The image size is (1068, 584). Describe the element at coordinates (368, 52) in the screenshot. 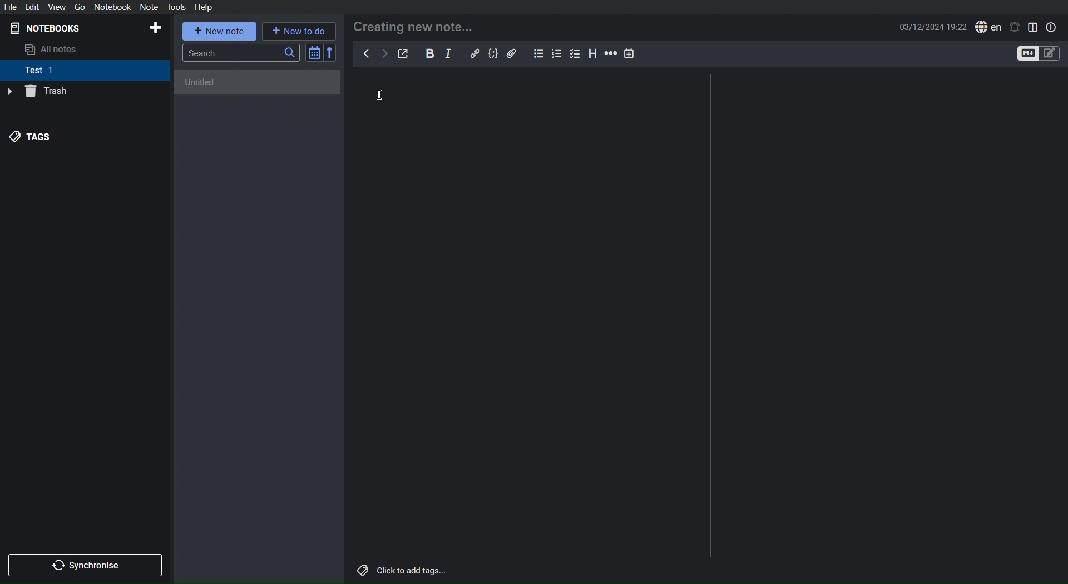

I see `Back` at that location.